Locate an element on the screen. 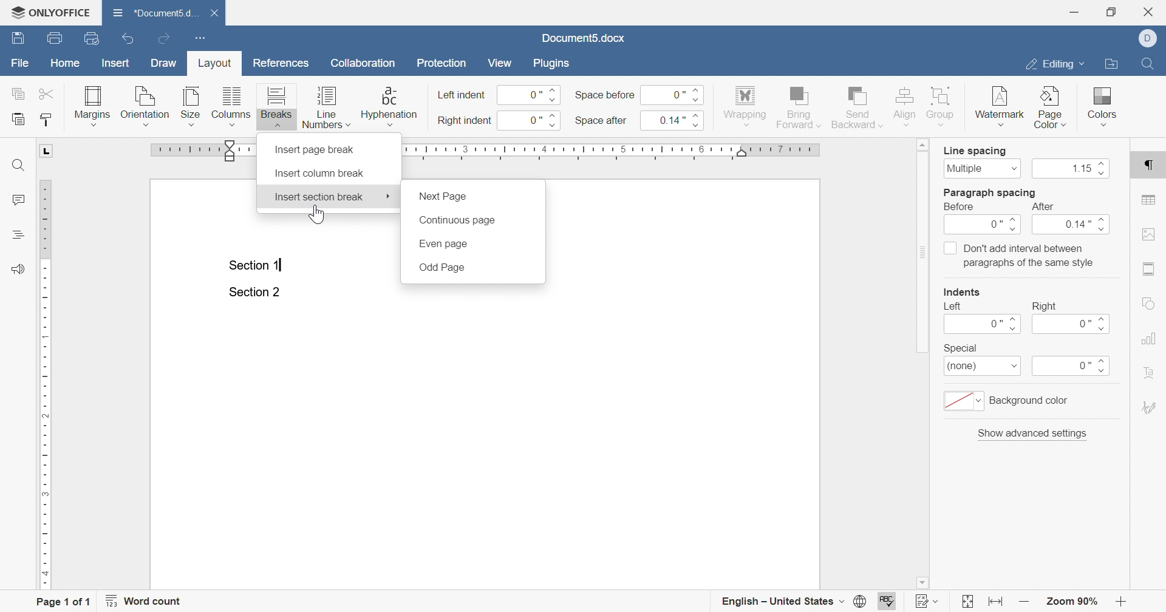 The height and width of the screenshot is (612, 1166). paragraph spacing is located at coordinates (990, 192).